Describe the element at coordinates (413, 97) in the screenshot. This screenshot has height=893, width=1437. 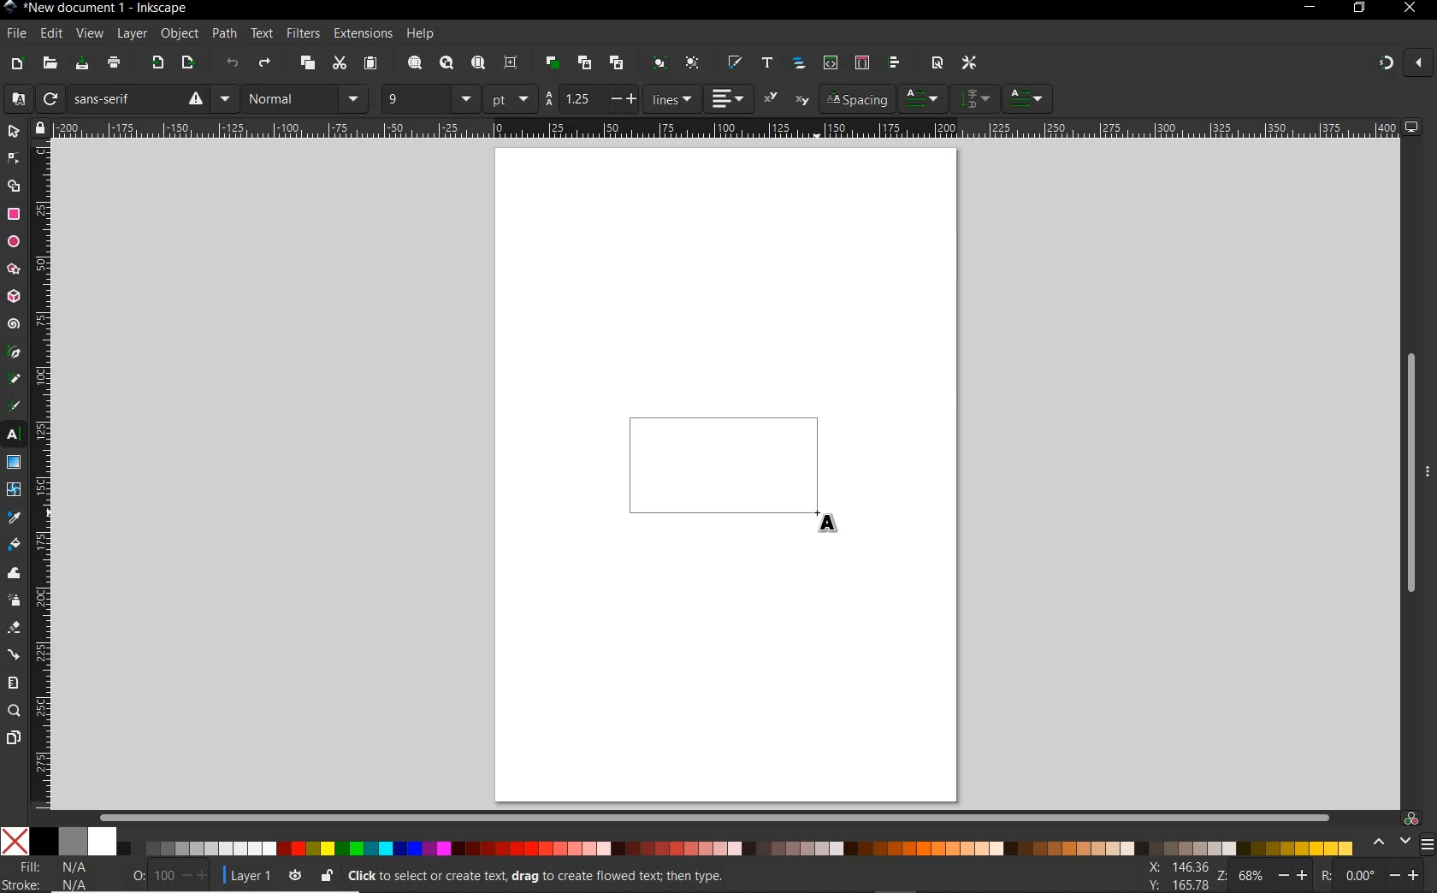
I see `9` at that location.